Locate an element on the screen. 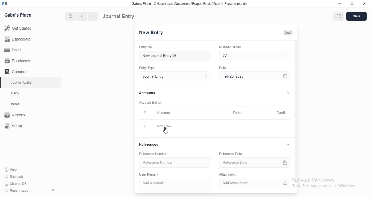   is located at coordinates (223, 68).